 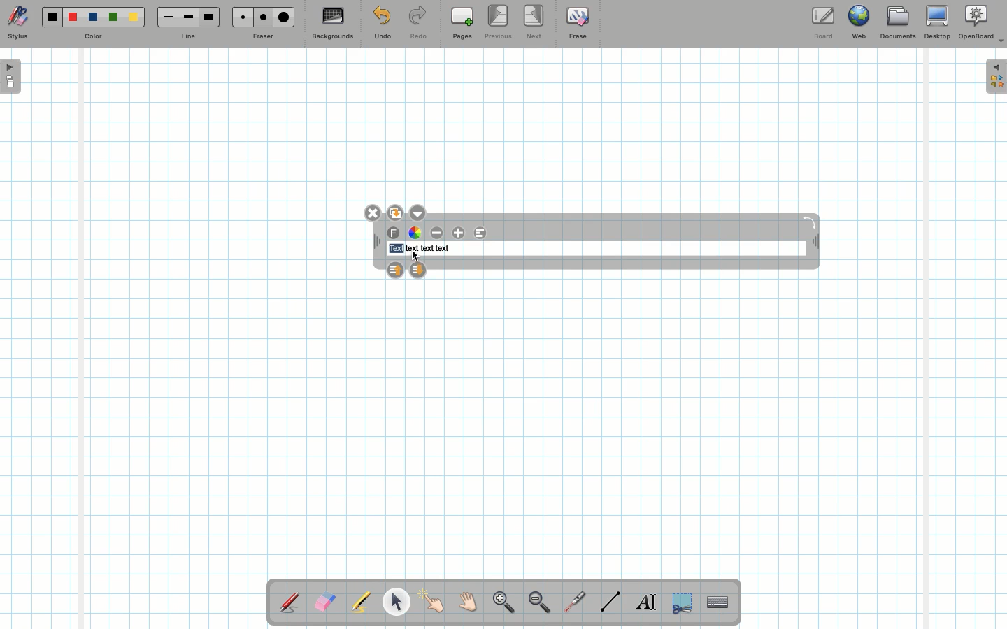 What do you see at coordinates (415, 256) in the screenshot?
I see `cursor` at bounding box center [415, 256].